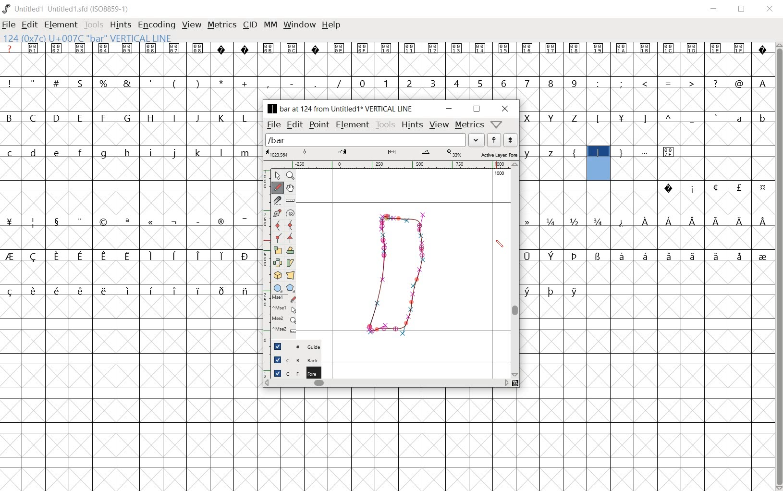 The image size is (783, 491). I want to click on add a point, then drag out its control points, so click(276, 212).